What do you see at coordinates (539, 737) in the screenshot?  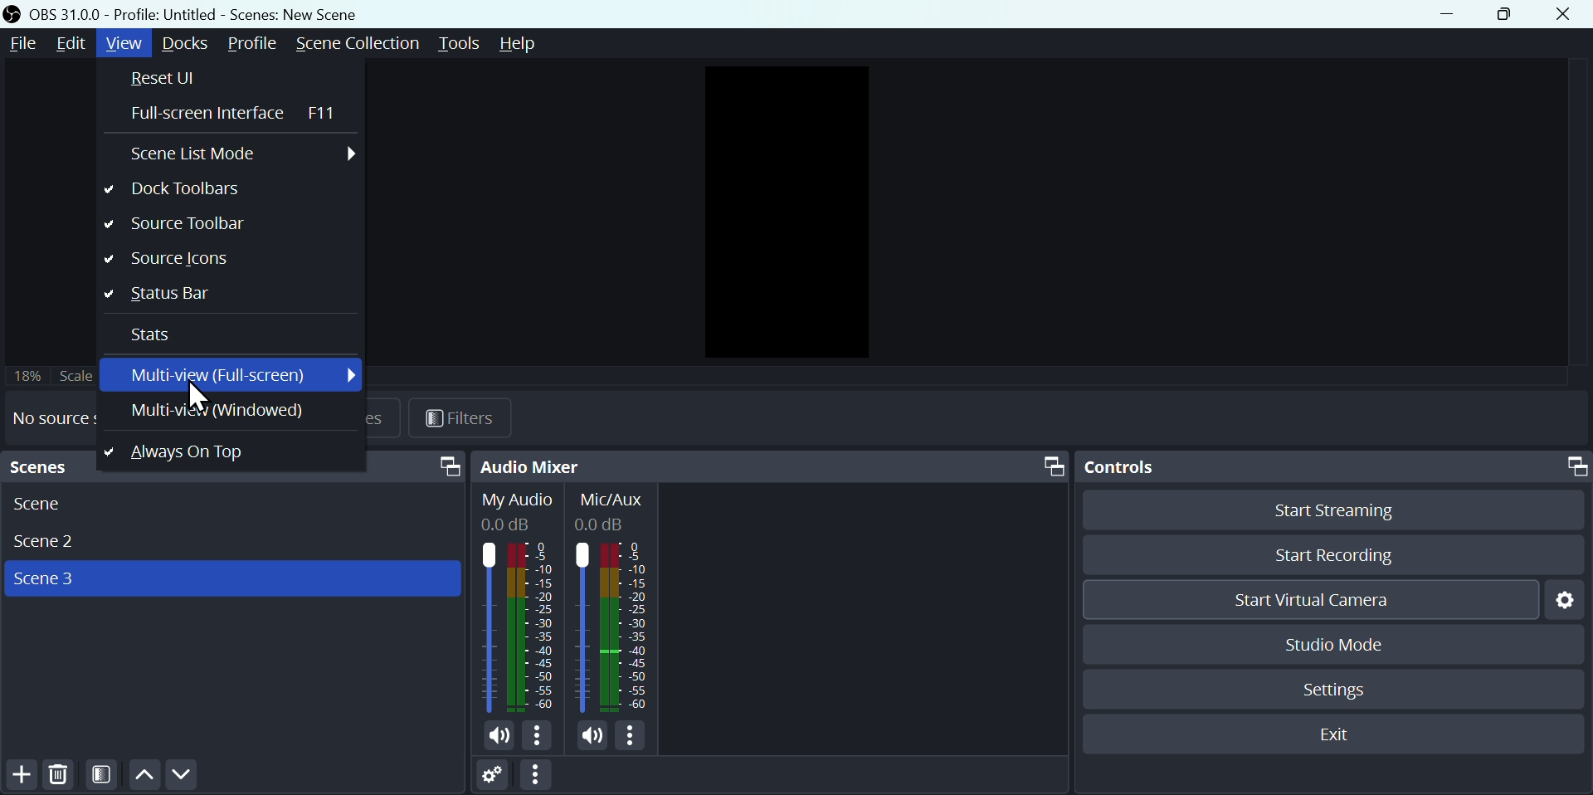 I see `More options` at bounding box center [539, 737].